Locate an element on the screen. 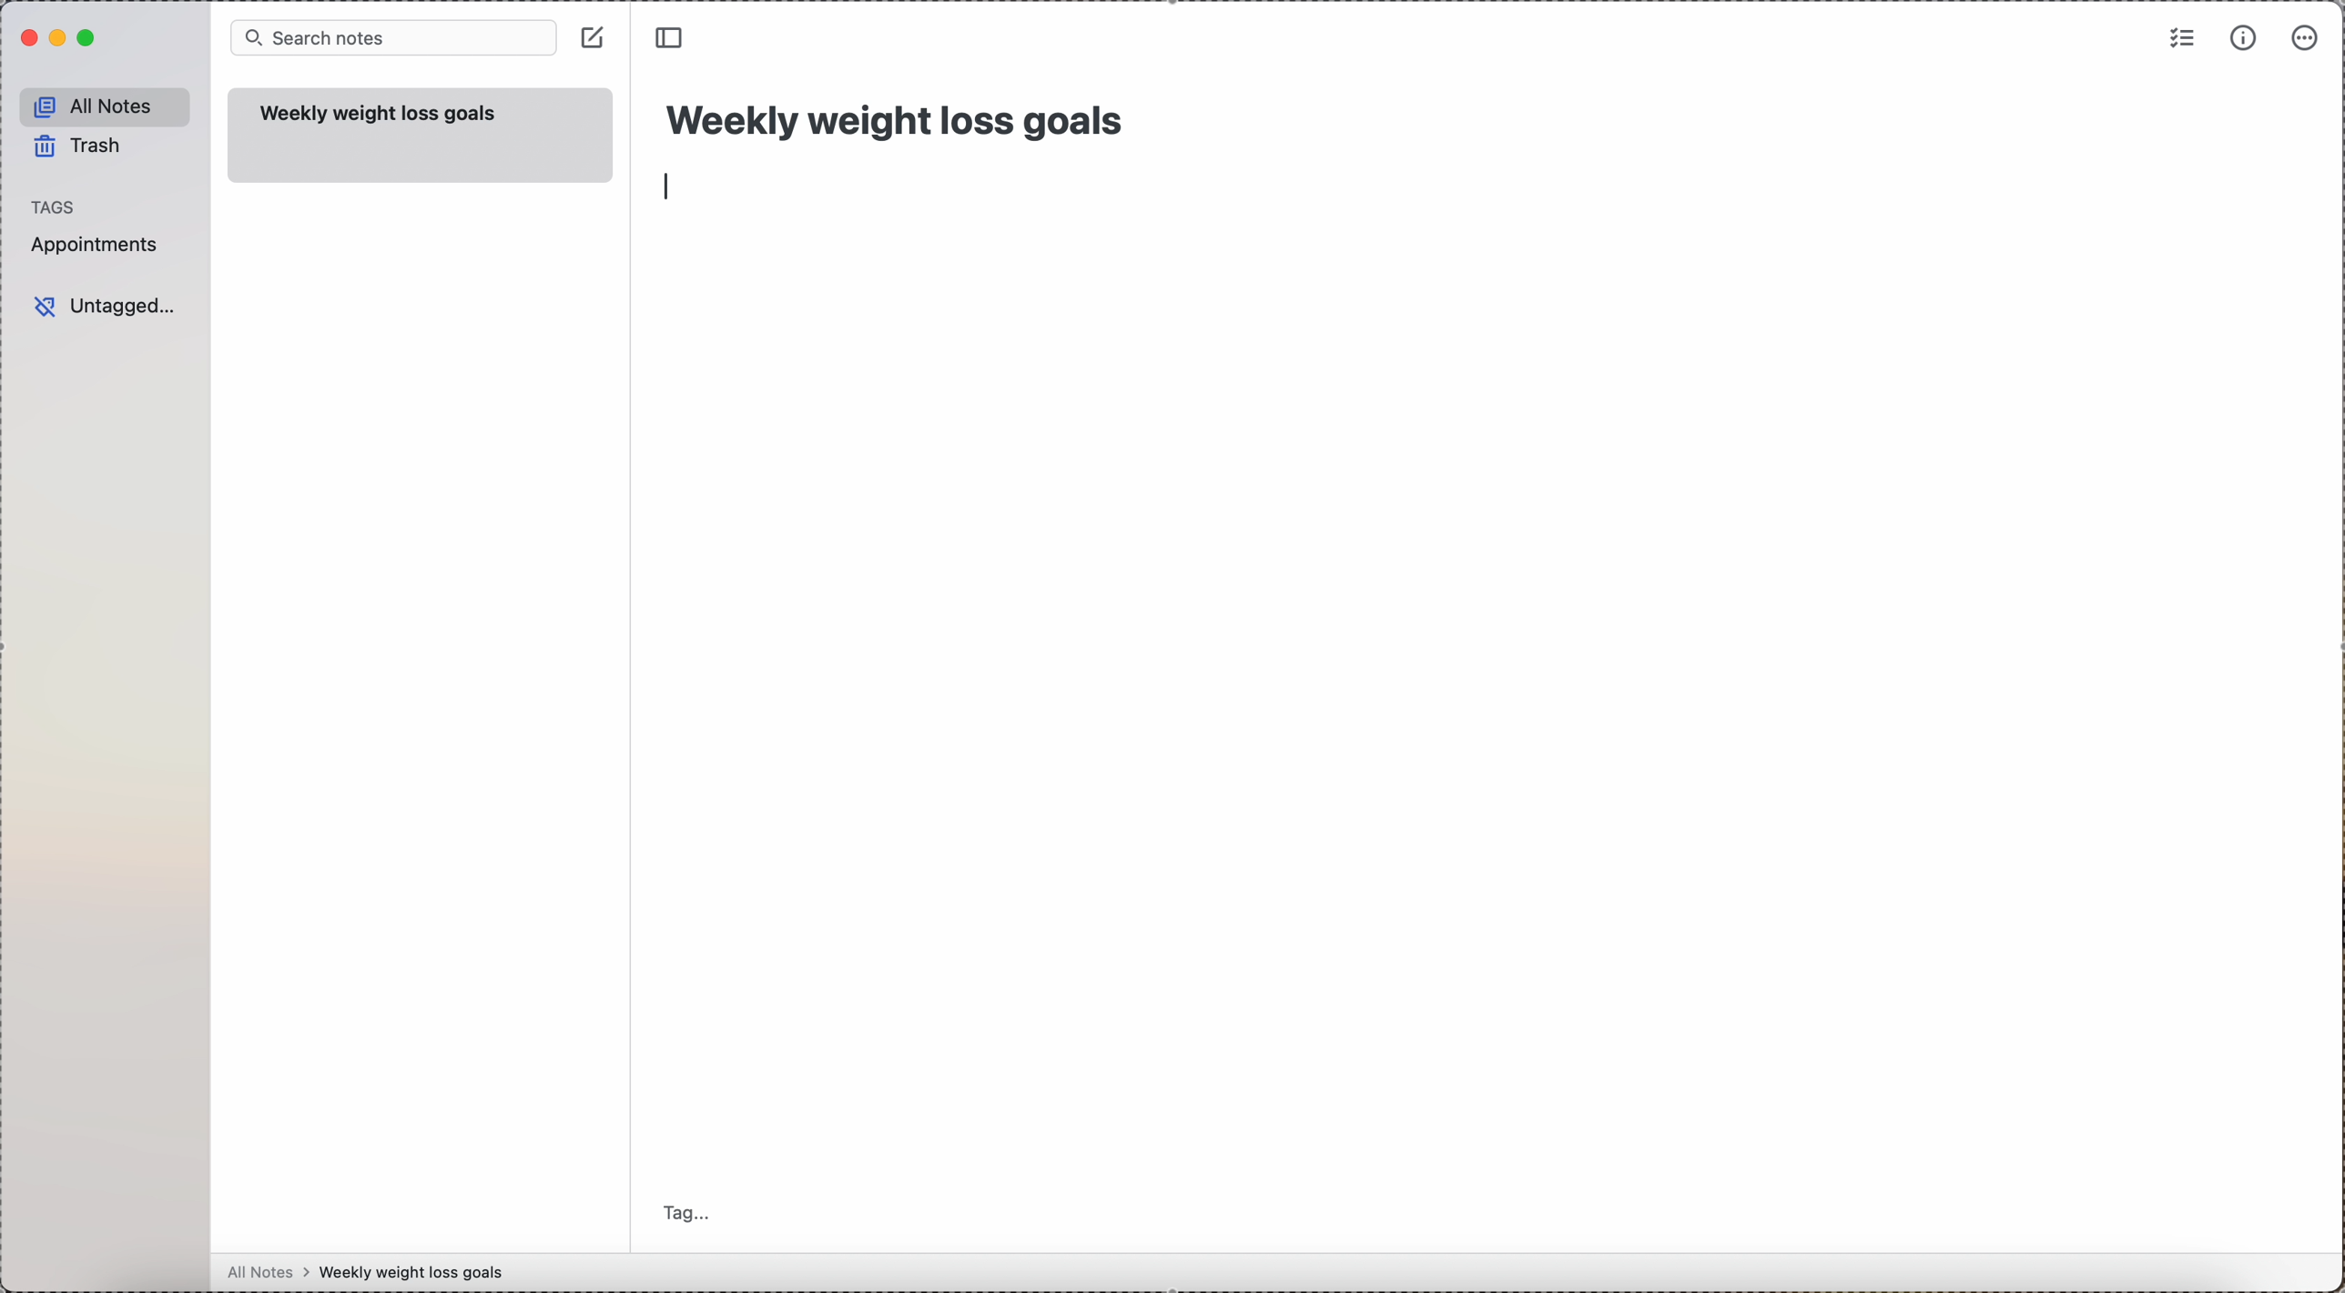 The height and width of the screenshot is (1293, 2345). check list is located at coordinates (2179, 40).